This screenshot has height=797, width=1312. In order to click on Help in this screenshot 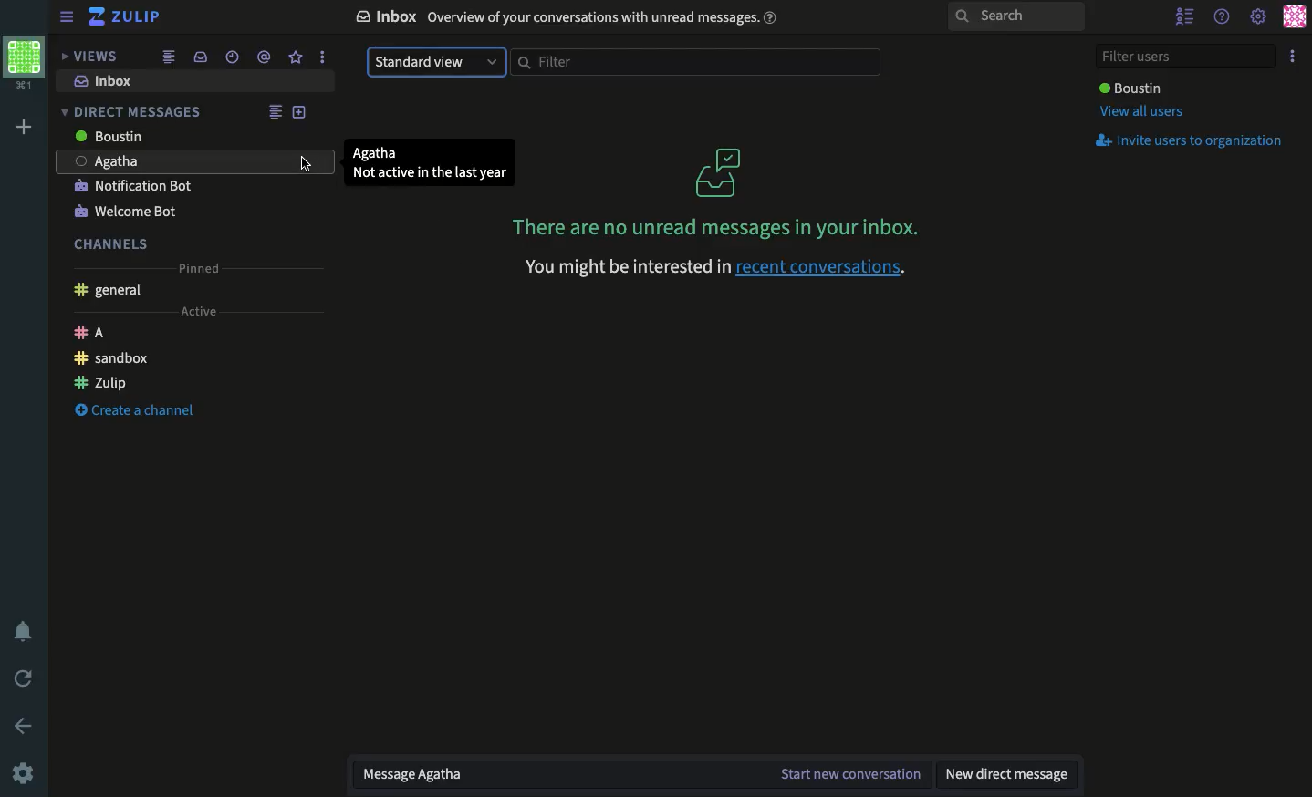, I will do `click(1221, 17)`.